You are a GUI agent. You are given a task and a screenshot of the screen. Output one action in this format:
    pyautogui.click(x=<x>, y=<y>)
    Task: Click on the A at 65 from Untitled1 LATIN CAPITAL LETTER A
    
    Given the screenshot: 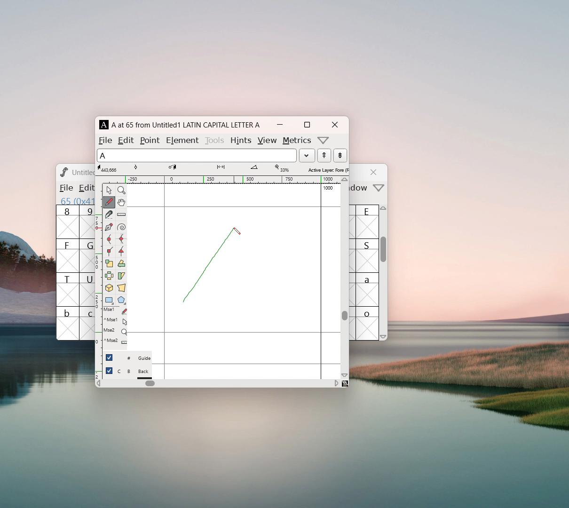 What is the action you would take?
    pyautogui.click(x=186, y=125)
    